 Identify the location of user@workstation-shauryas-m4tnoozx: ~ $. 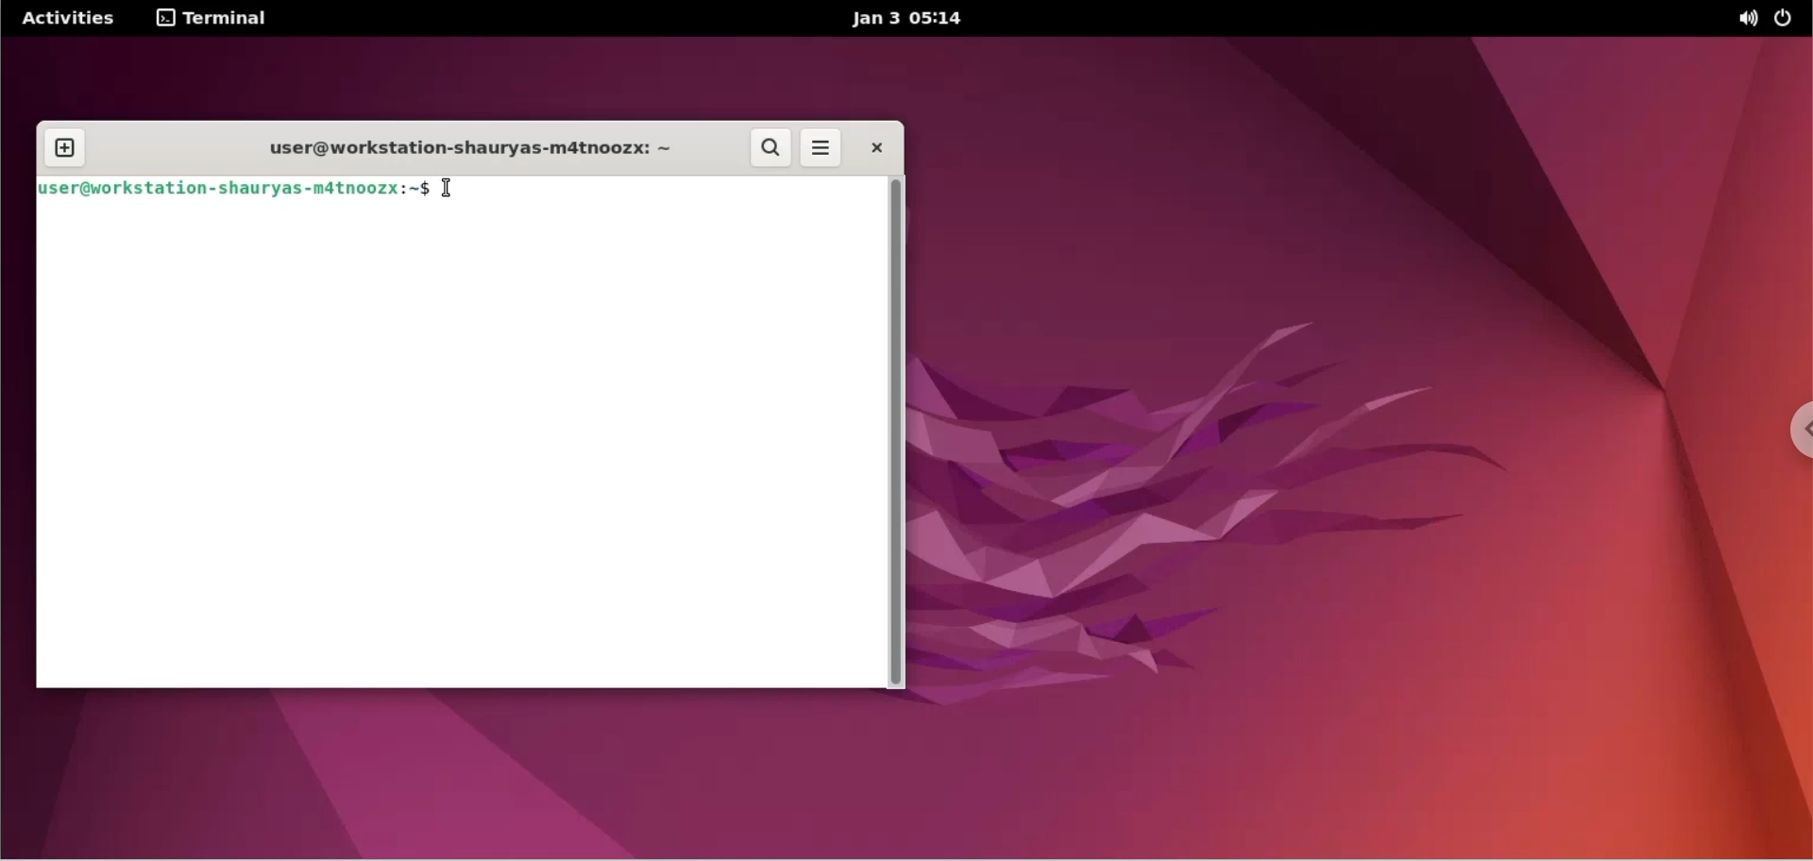
(234, 191).